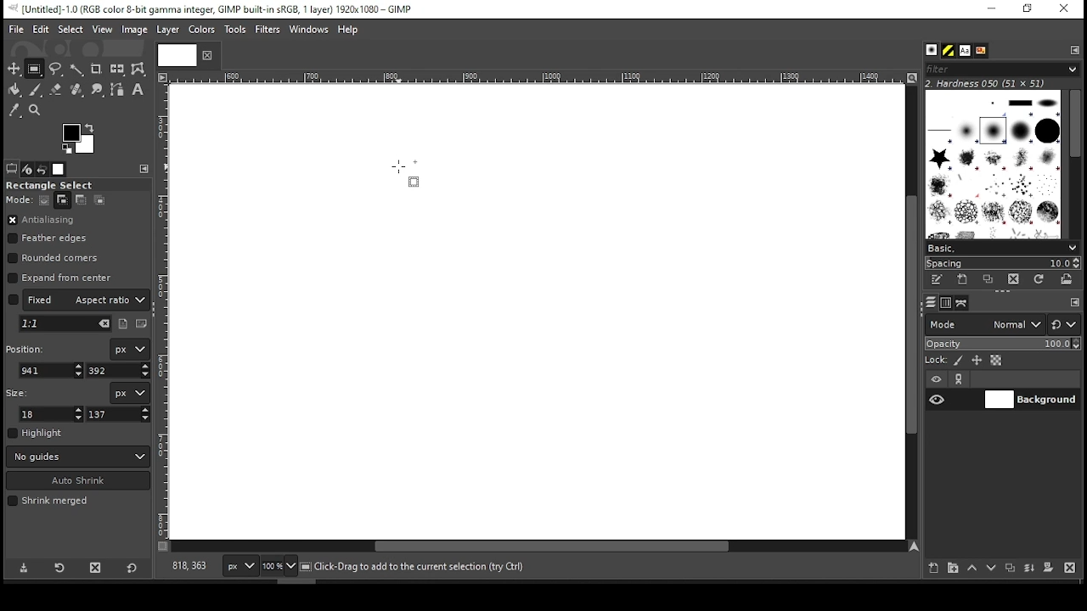  Describe the element at coordinates (1067, 279) in the screenshot. I see `open brush as image` at that location.